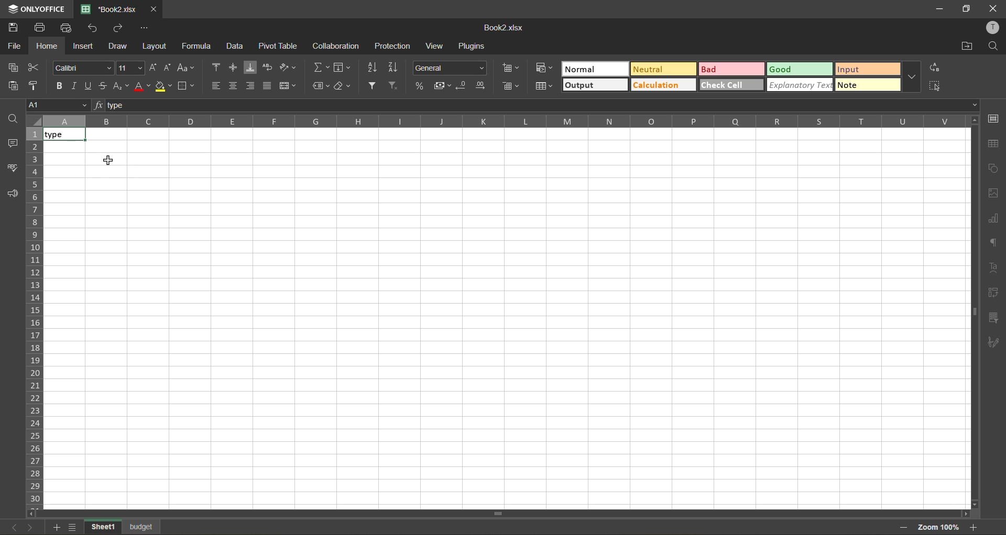 The width and height of the screenshot is (1006, 535). Describe the element at coordinates (993, 291) in the screenshot. I see `pivot table` at that location.